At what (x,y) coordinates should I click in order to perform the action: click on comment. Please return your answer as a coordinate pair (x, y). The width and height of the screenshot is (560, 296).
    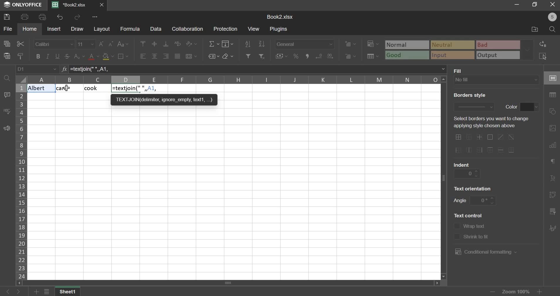
    Looking at the image, I should click on (7, 95).